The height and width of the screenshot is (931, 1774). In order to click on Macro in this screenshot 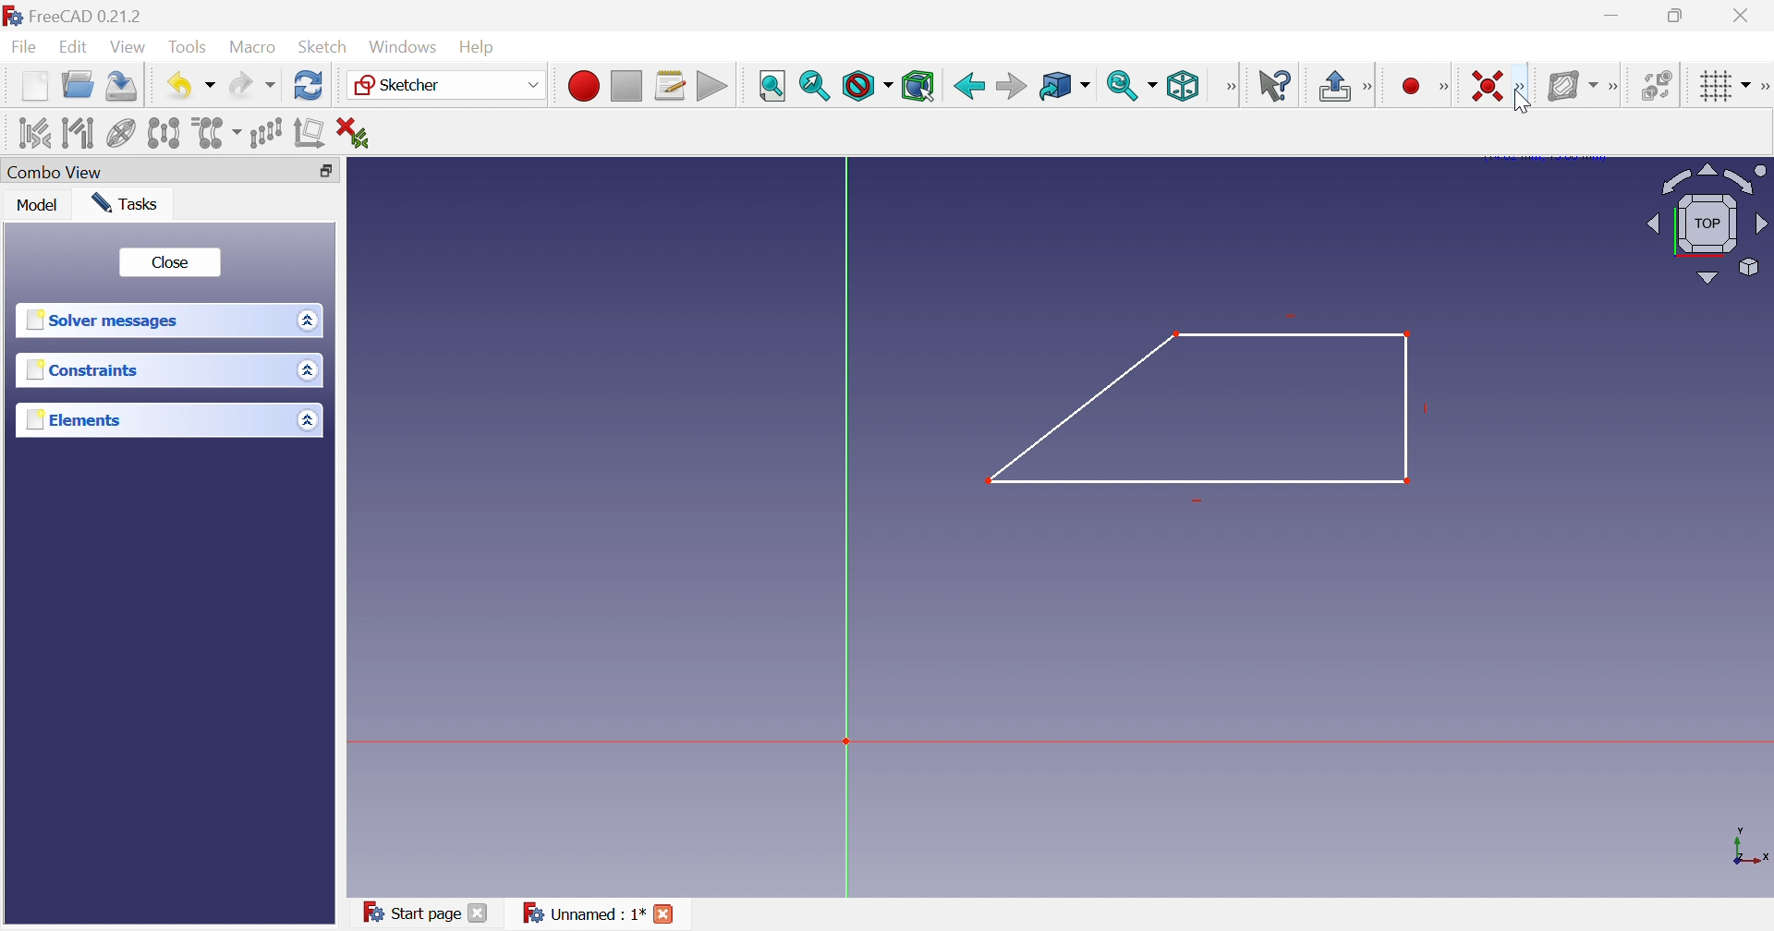, I will do `click(253, 48)`.